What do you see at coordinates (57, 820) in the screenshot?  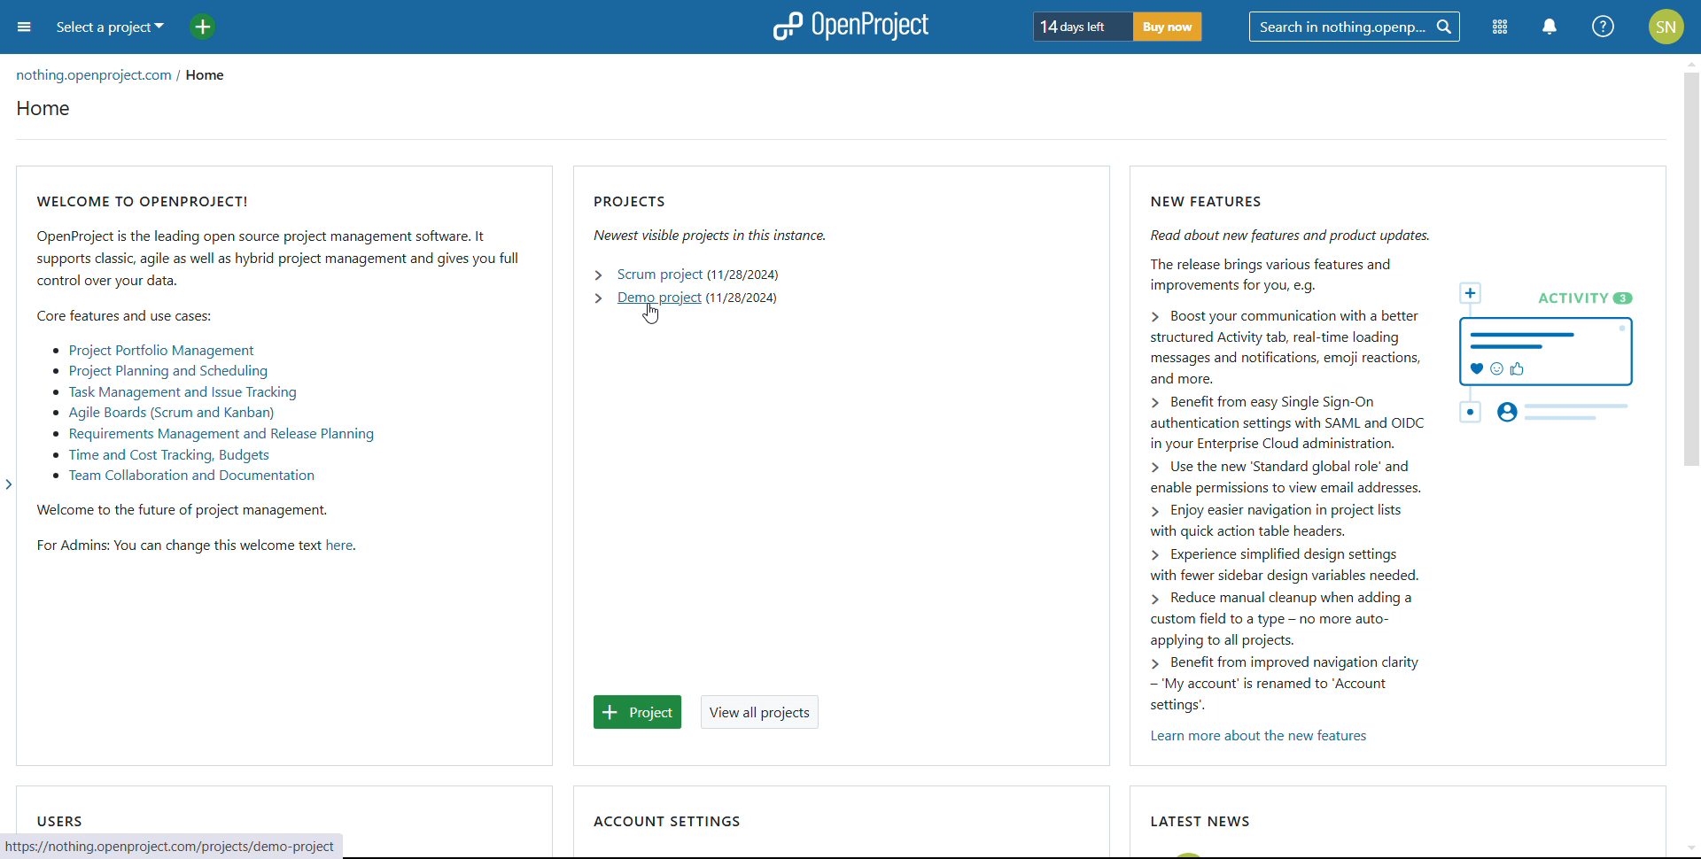 I see `users` at bounding box center [57, 820].